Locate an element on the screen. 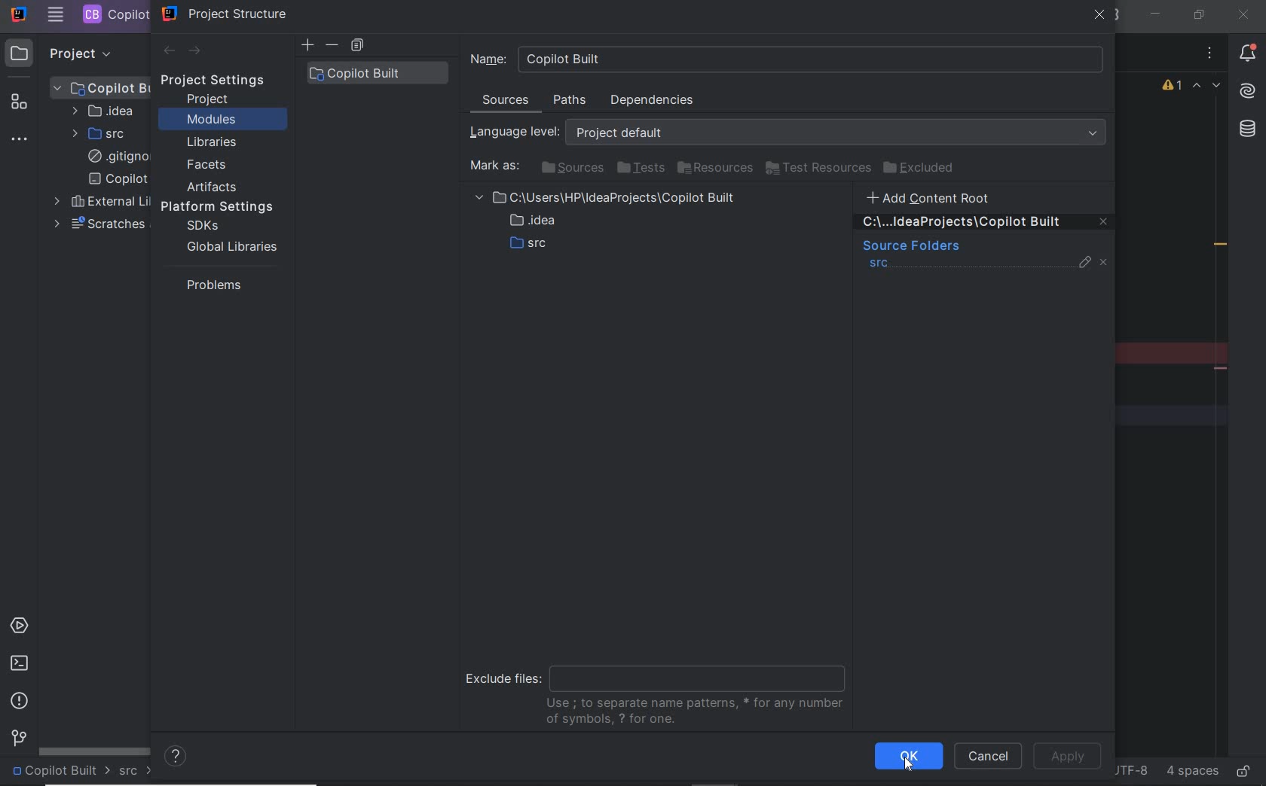  more tool windows is located at coordinates (21, 140).